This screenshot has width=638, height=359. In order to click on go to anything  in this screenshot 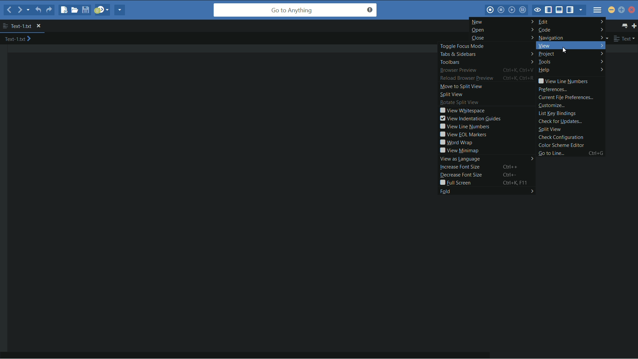, I will do `click(295, 10)`.